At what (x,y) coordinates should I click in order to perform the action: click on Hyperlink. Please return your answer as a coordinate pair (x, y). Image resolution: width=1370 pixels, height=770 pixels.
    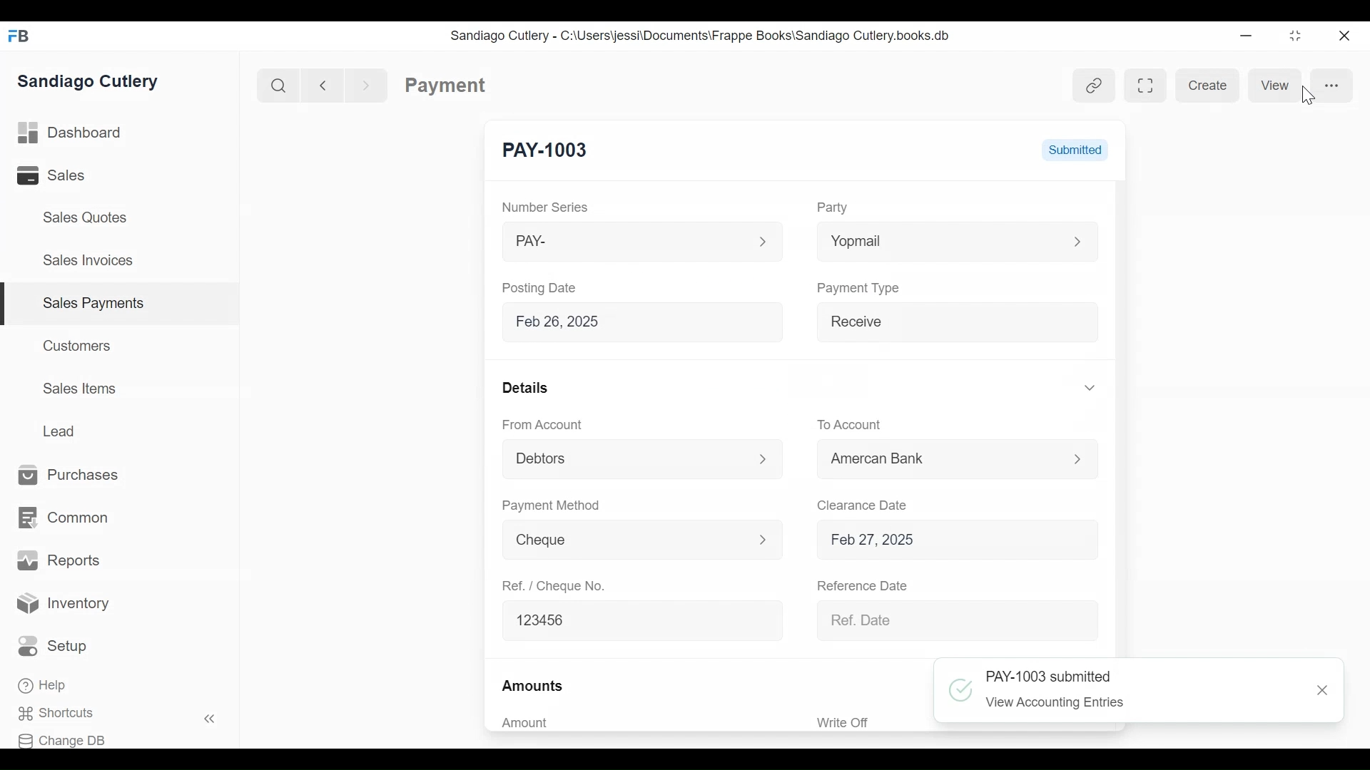
    Looking at the image, I should click on (1094, 86).